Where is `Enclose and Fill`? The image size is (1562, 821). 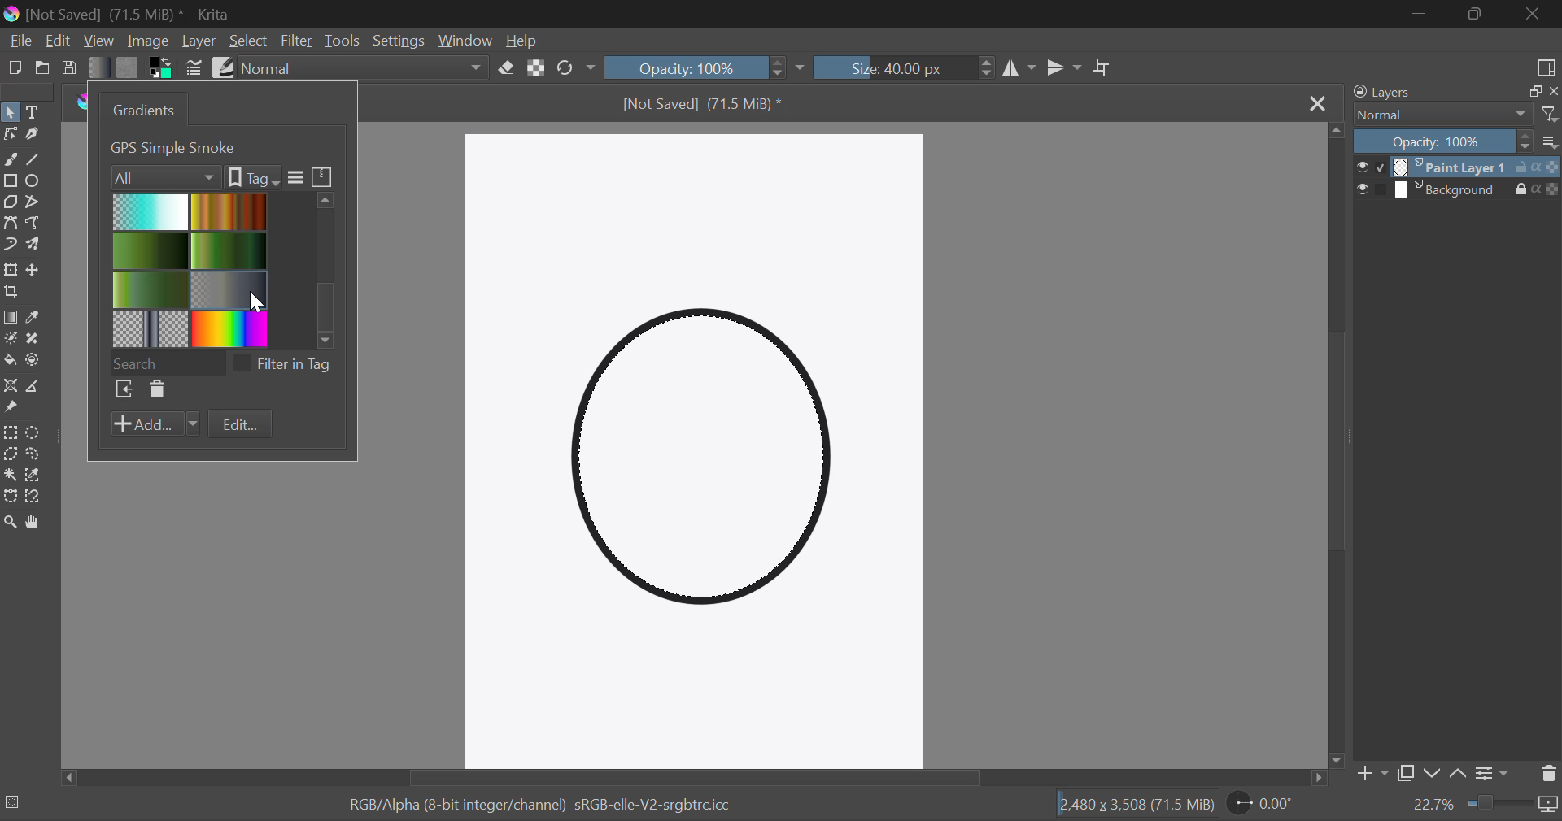 Enclose and Fill is located at coordinates (38, 360).